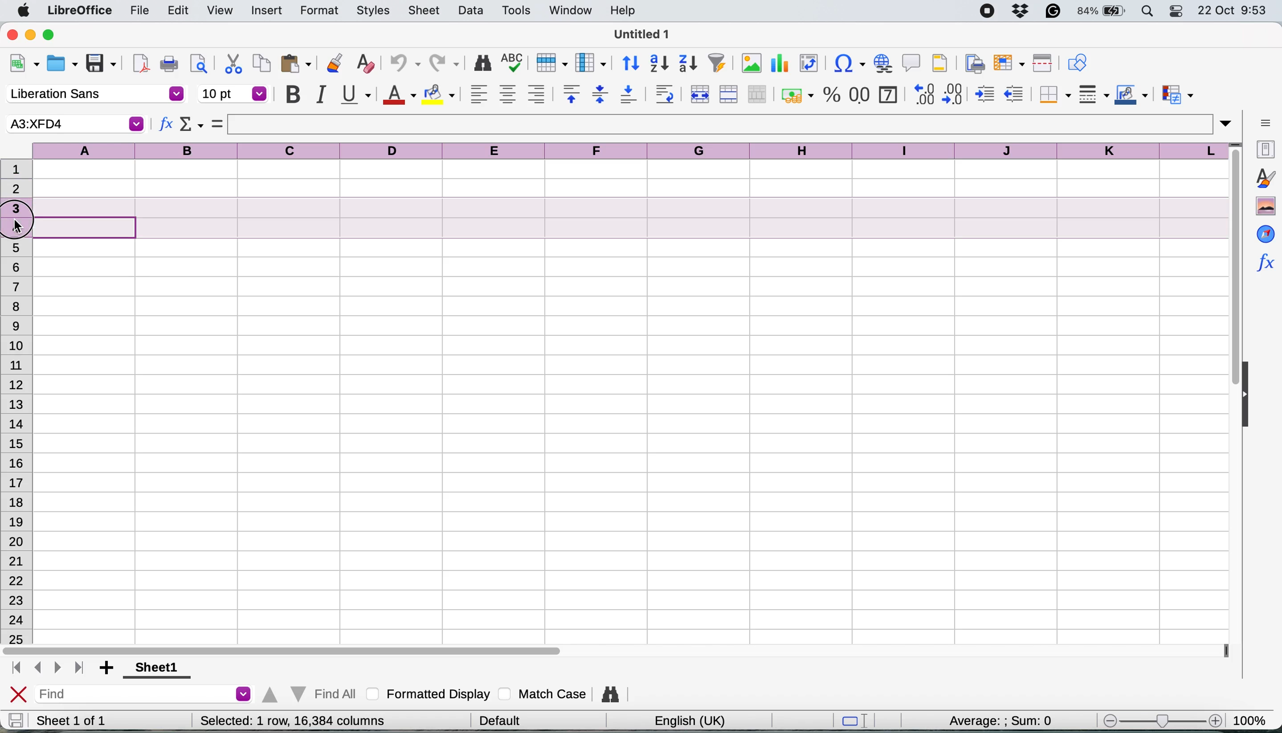  What do you see at coordinates (612, 694) in the screenshot?
I see `find and replace` at bounding box center [612, 694].